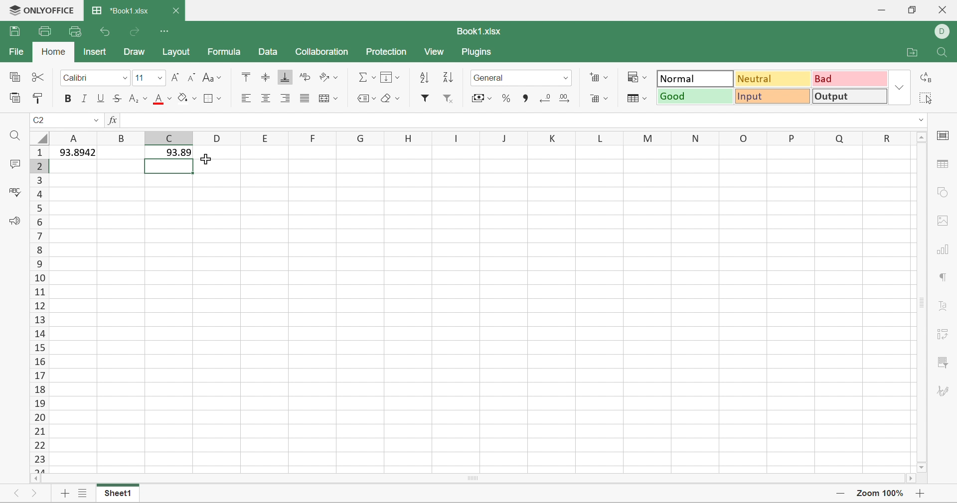  I want to click on Percent style, so click(507, 99).